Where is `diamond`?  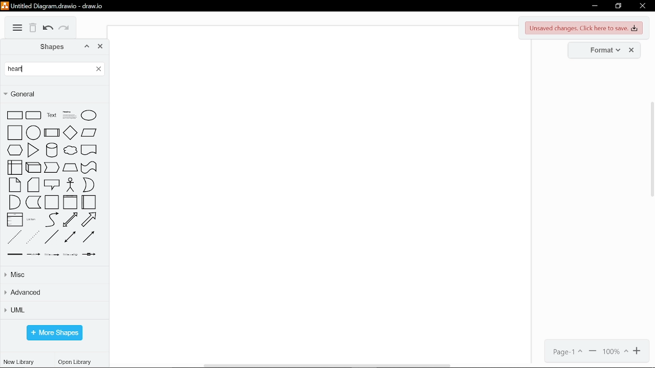 diamond is located at coordinates (70, 132).